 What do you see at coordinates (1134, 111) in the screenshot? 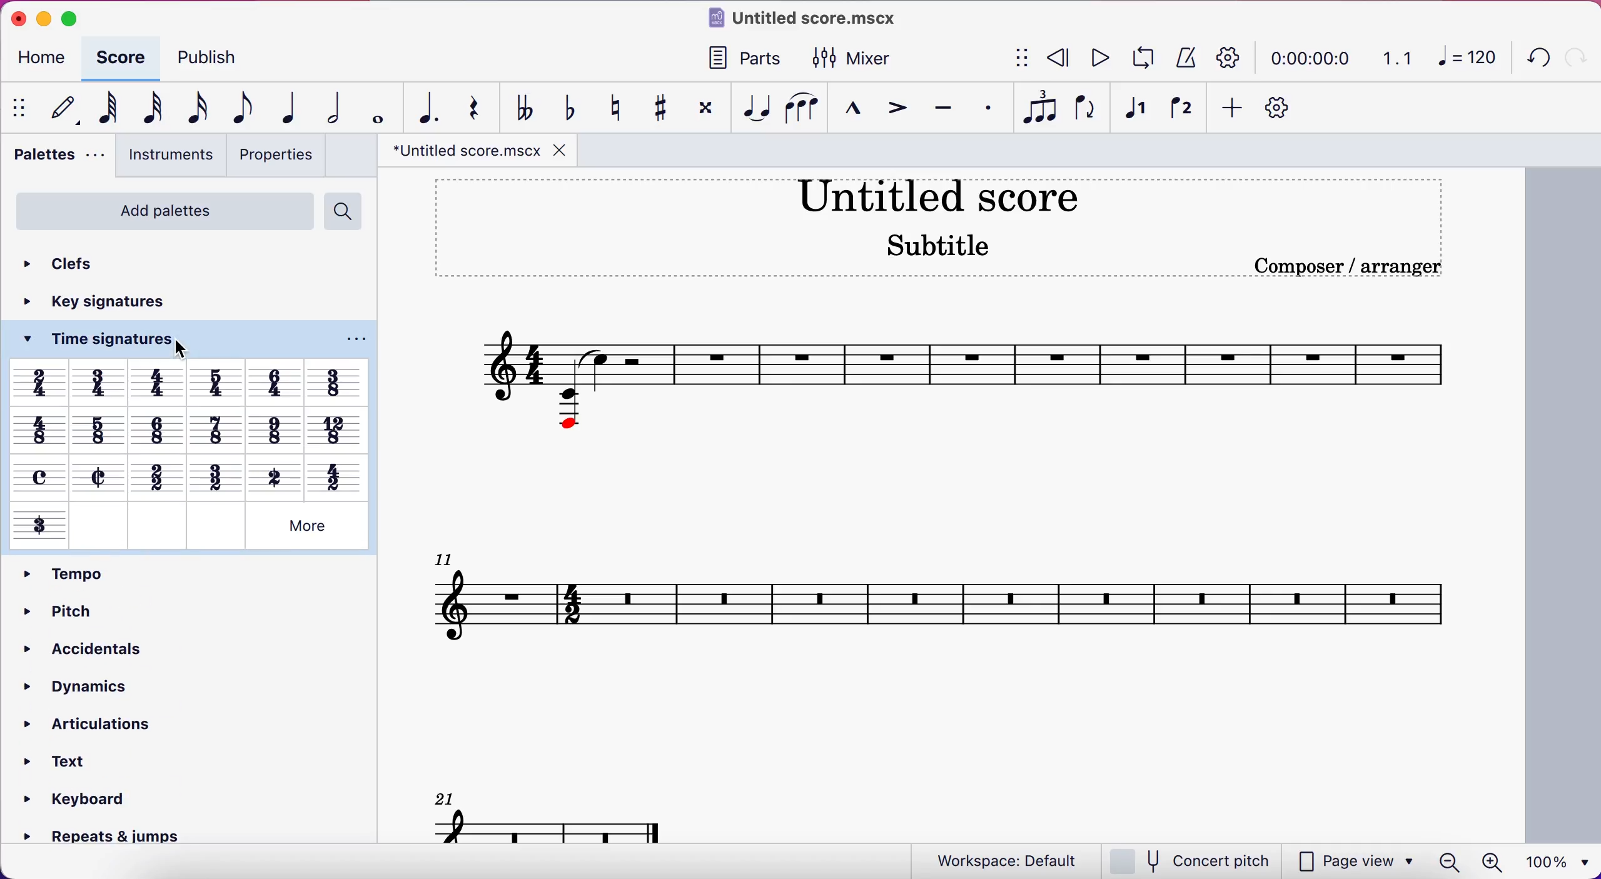
I see `voice1` at bounding box center [1134, 111].